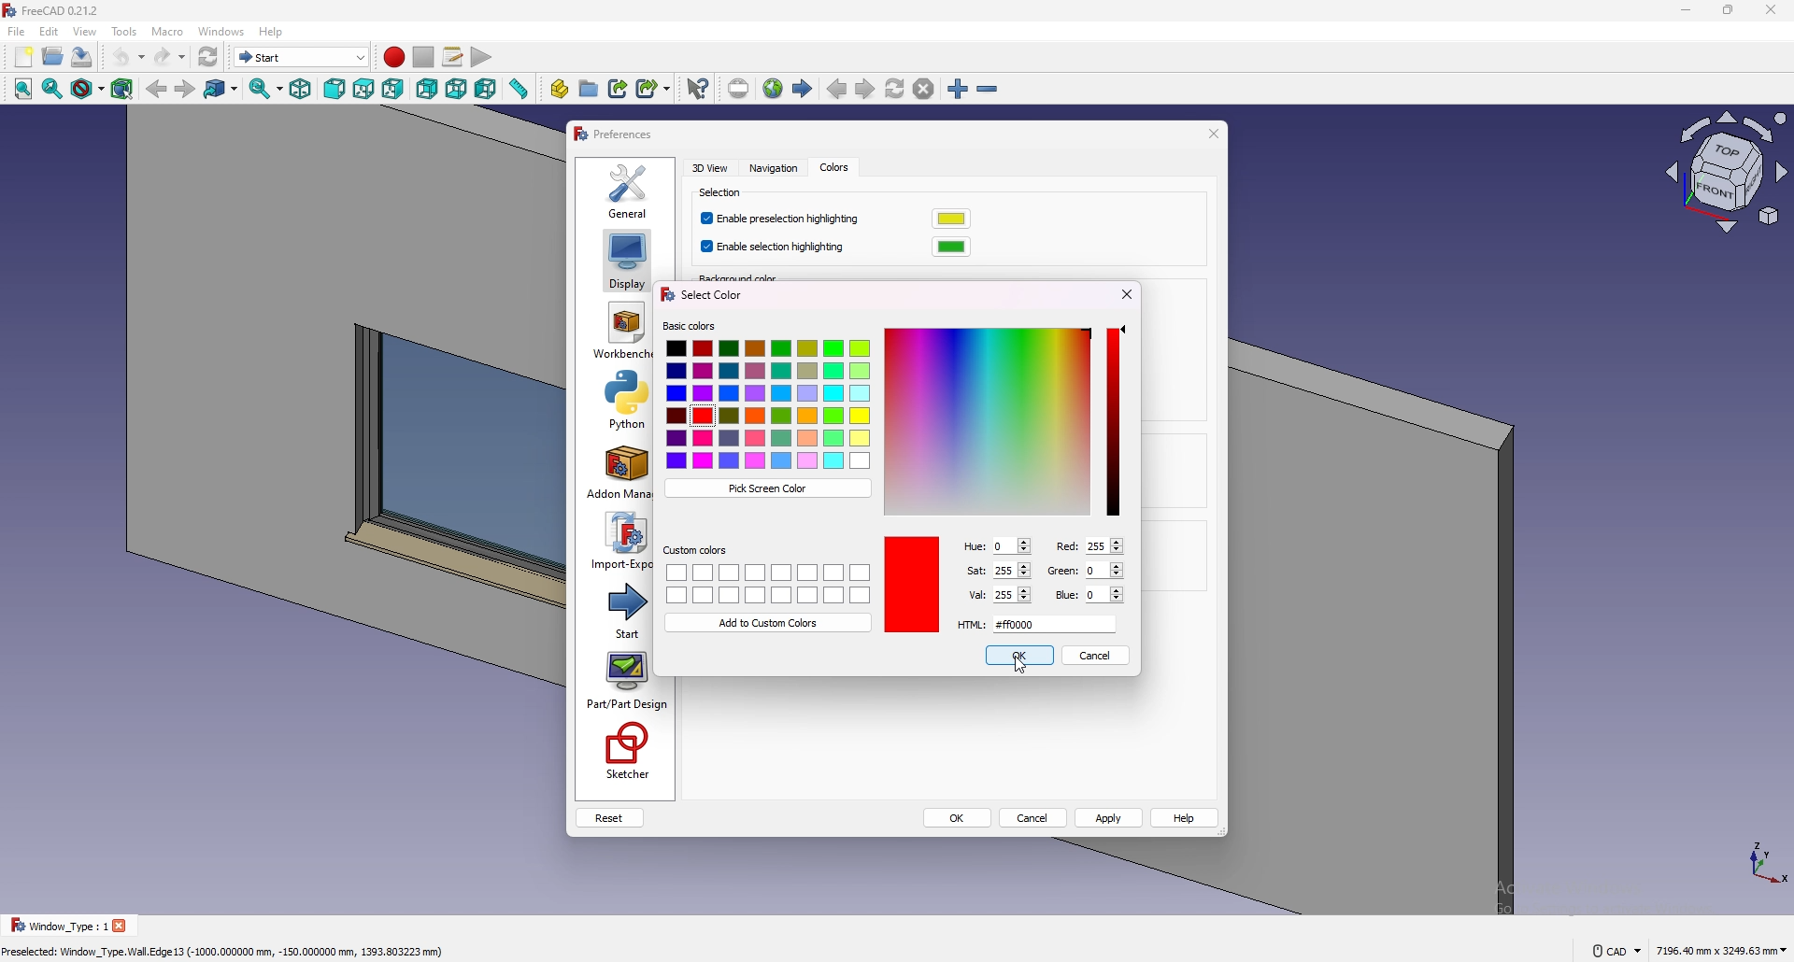 The width and height of the screenshot is (1794, 962). I want to click on start, so click(620, 609).